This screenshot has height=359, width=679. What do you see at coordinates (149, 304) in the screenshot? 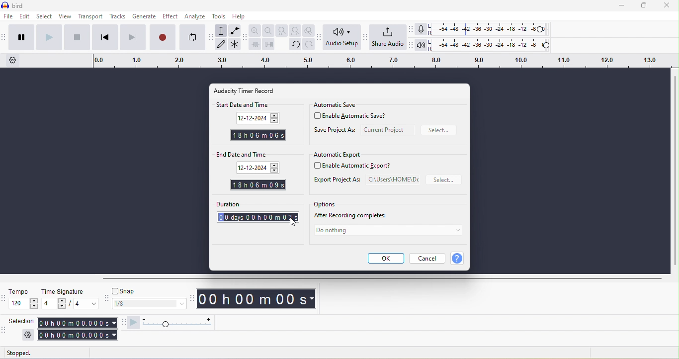
I see `1/8` at bounding box center [149, 304].